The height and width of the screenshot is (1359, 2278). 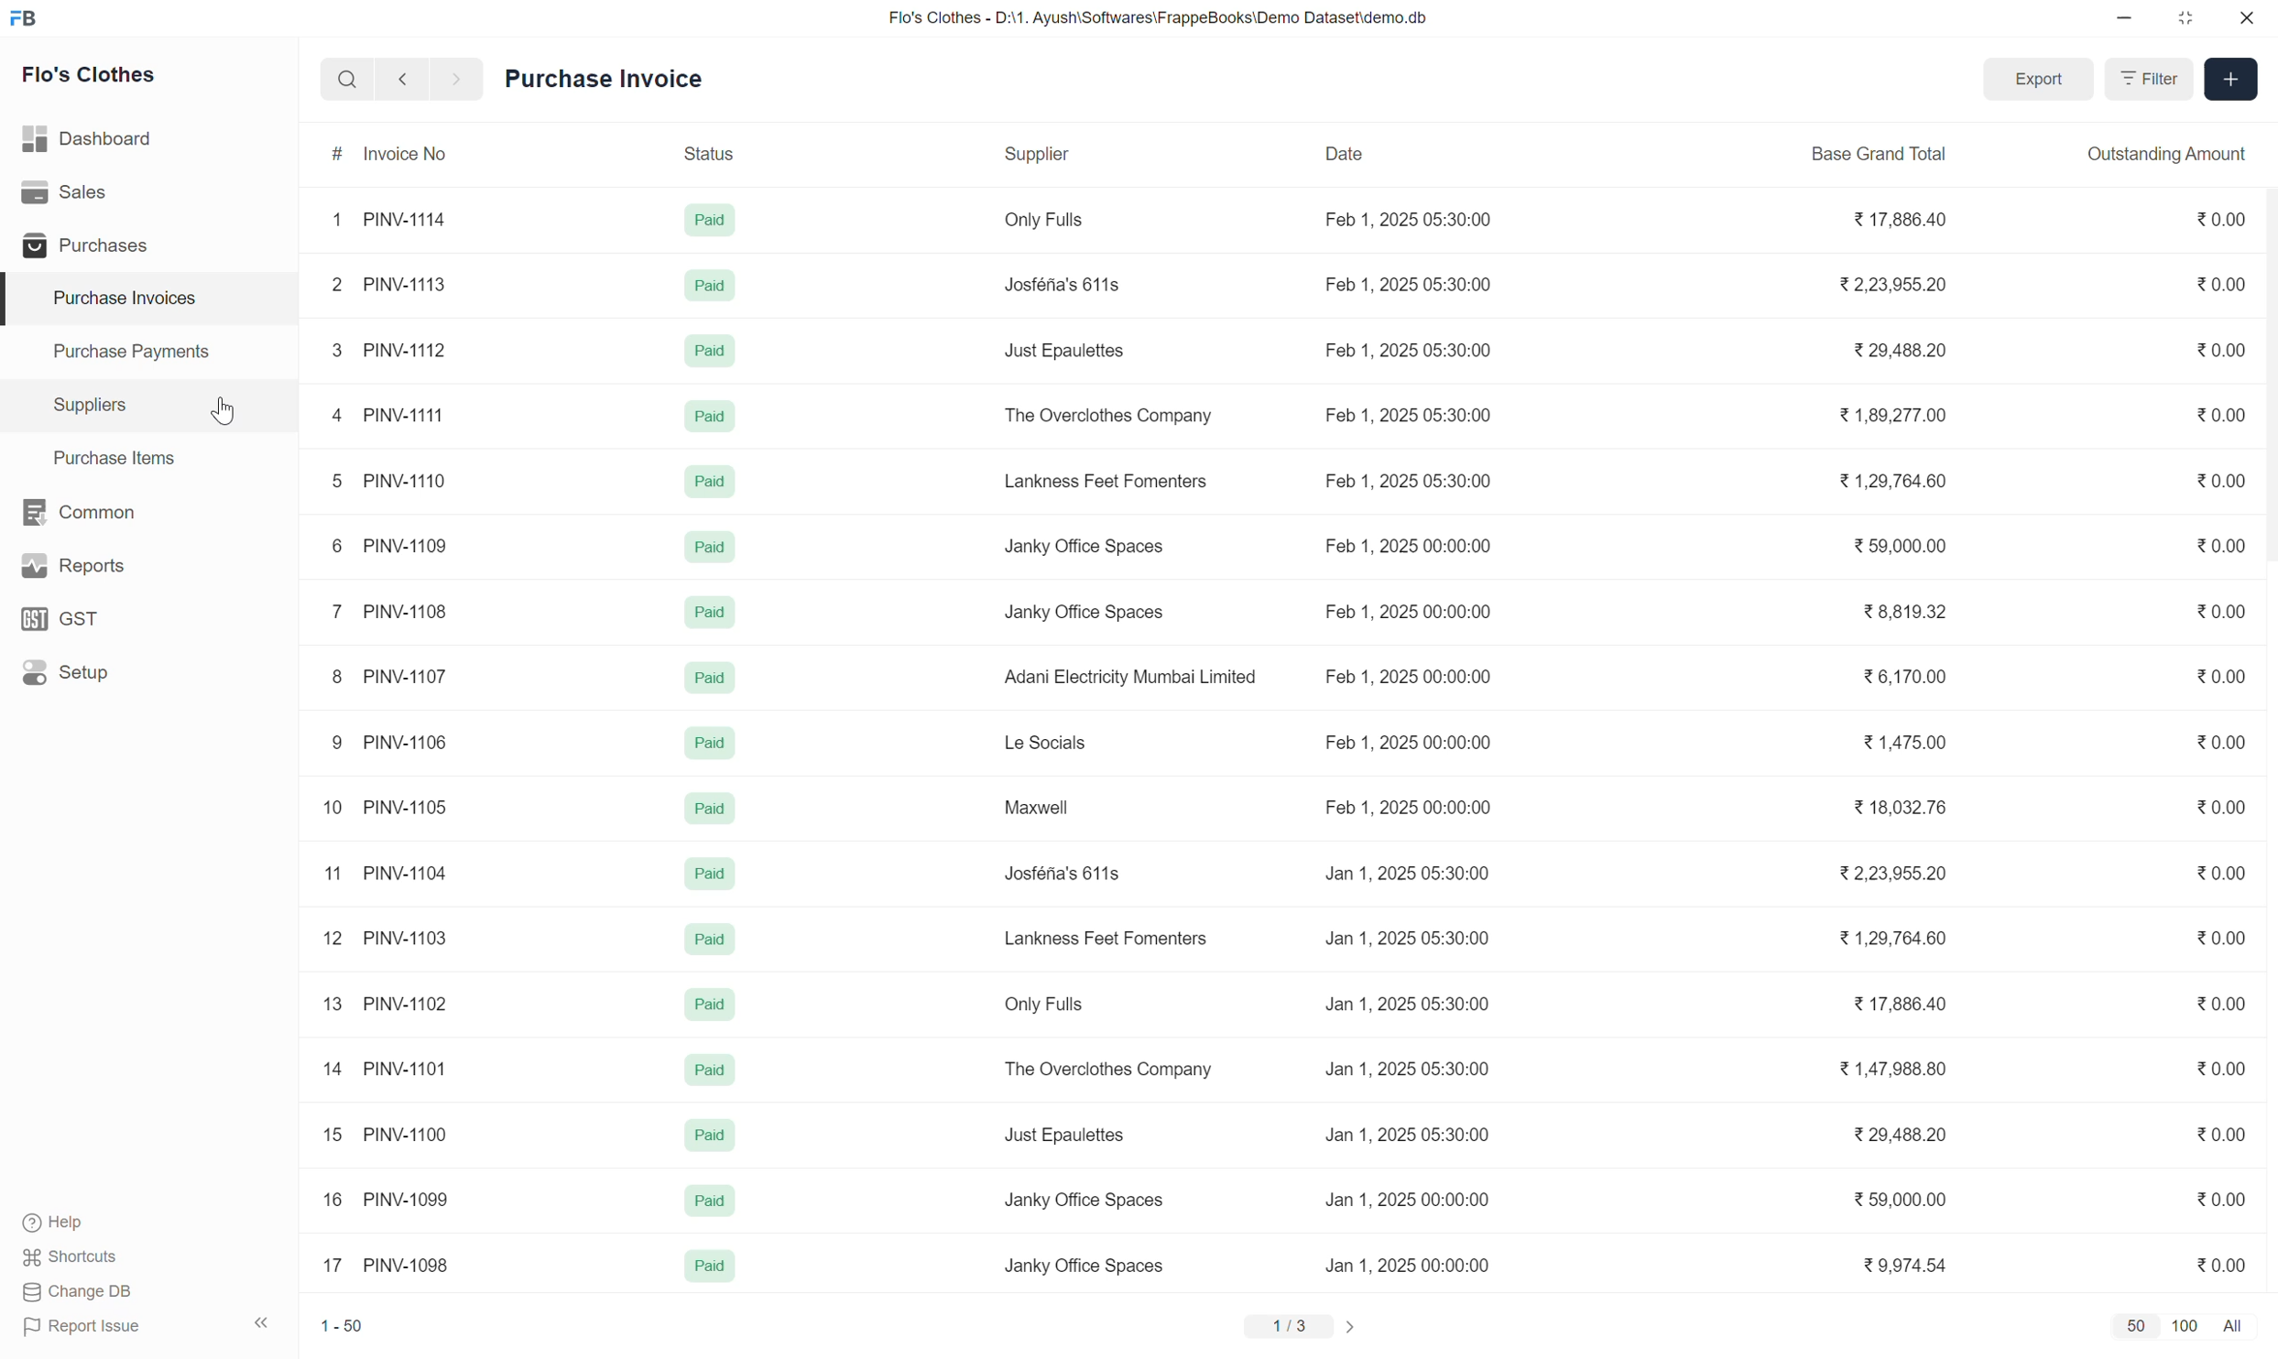 I want to click on Date, so click(x=1346, y=153).